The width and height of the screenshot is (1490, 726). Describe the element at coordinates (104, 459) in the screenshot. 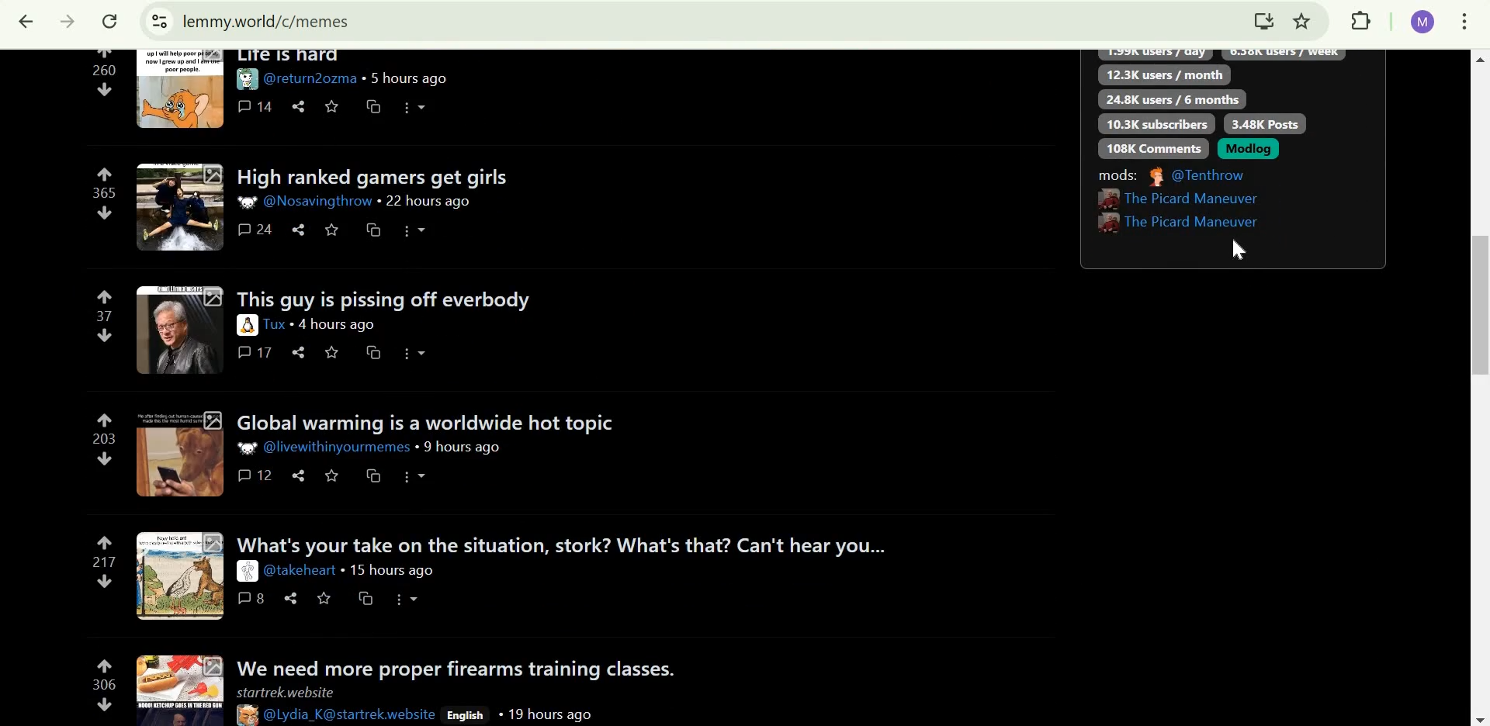

I see `downvote` at that location.